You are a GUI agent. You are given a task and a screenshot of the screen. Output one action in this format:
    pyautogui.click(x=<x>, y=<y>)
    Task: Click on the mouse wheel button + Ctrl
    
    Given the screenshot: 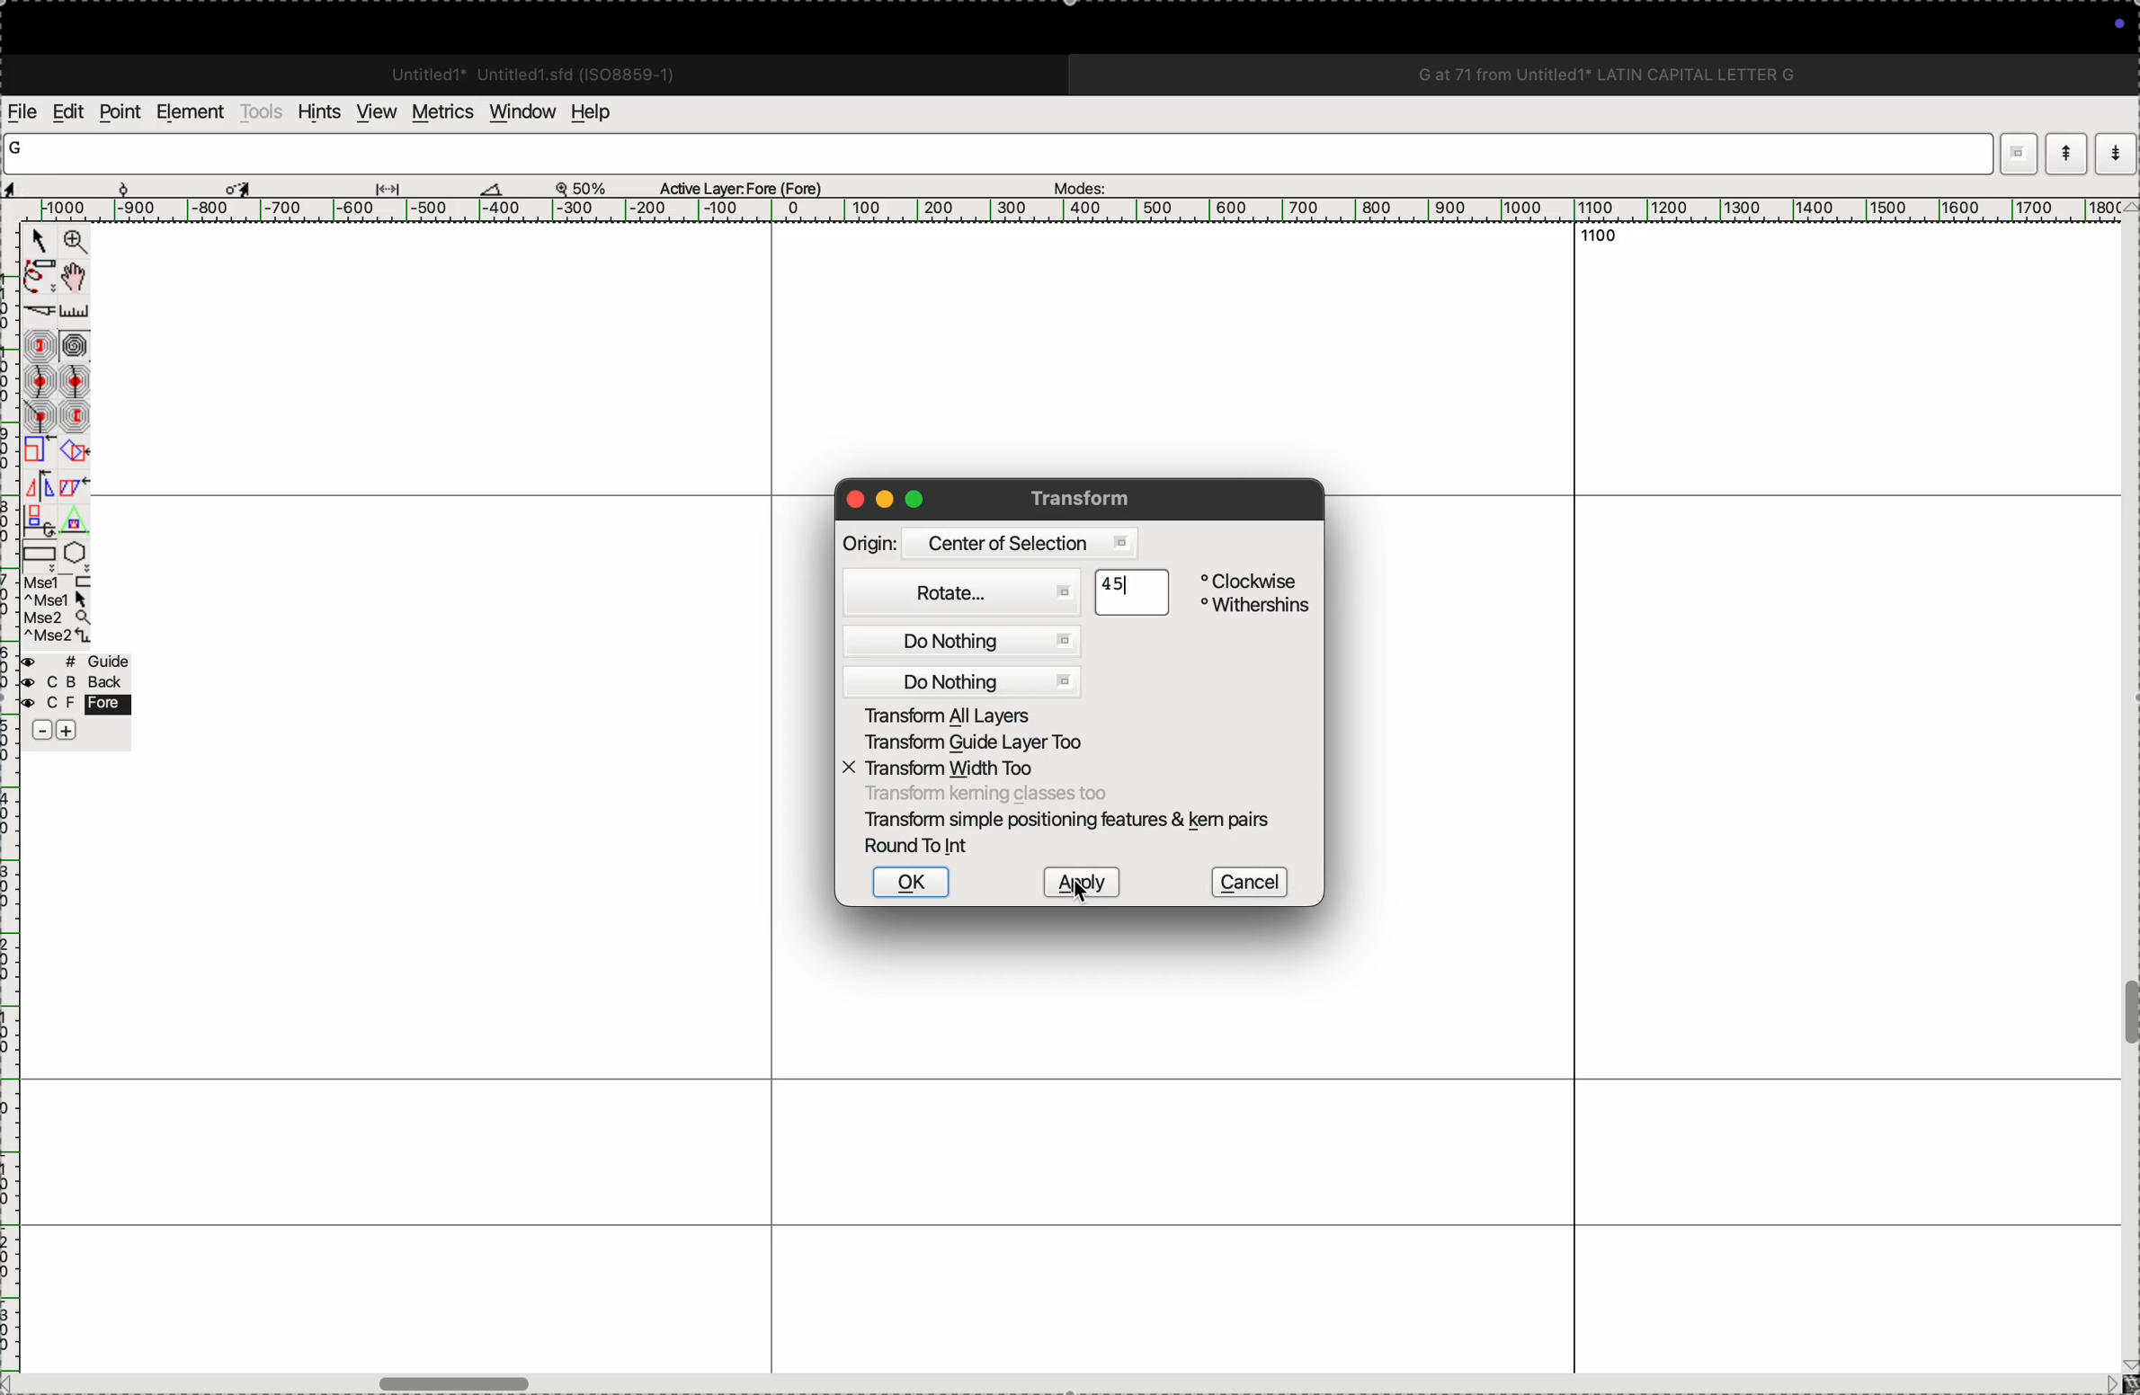 What is the action you would take?
    pyautogui.click(x=58, y=637)
    